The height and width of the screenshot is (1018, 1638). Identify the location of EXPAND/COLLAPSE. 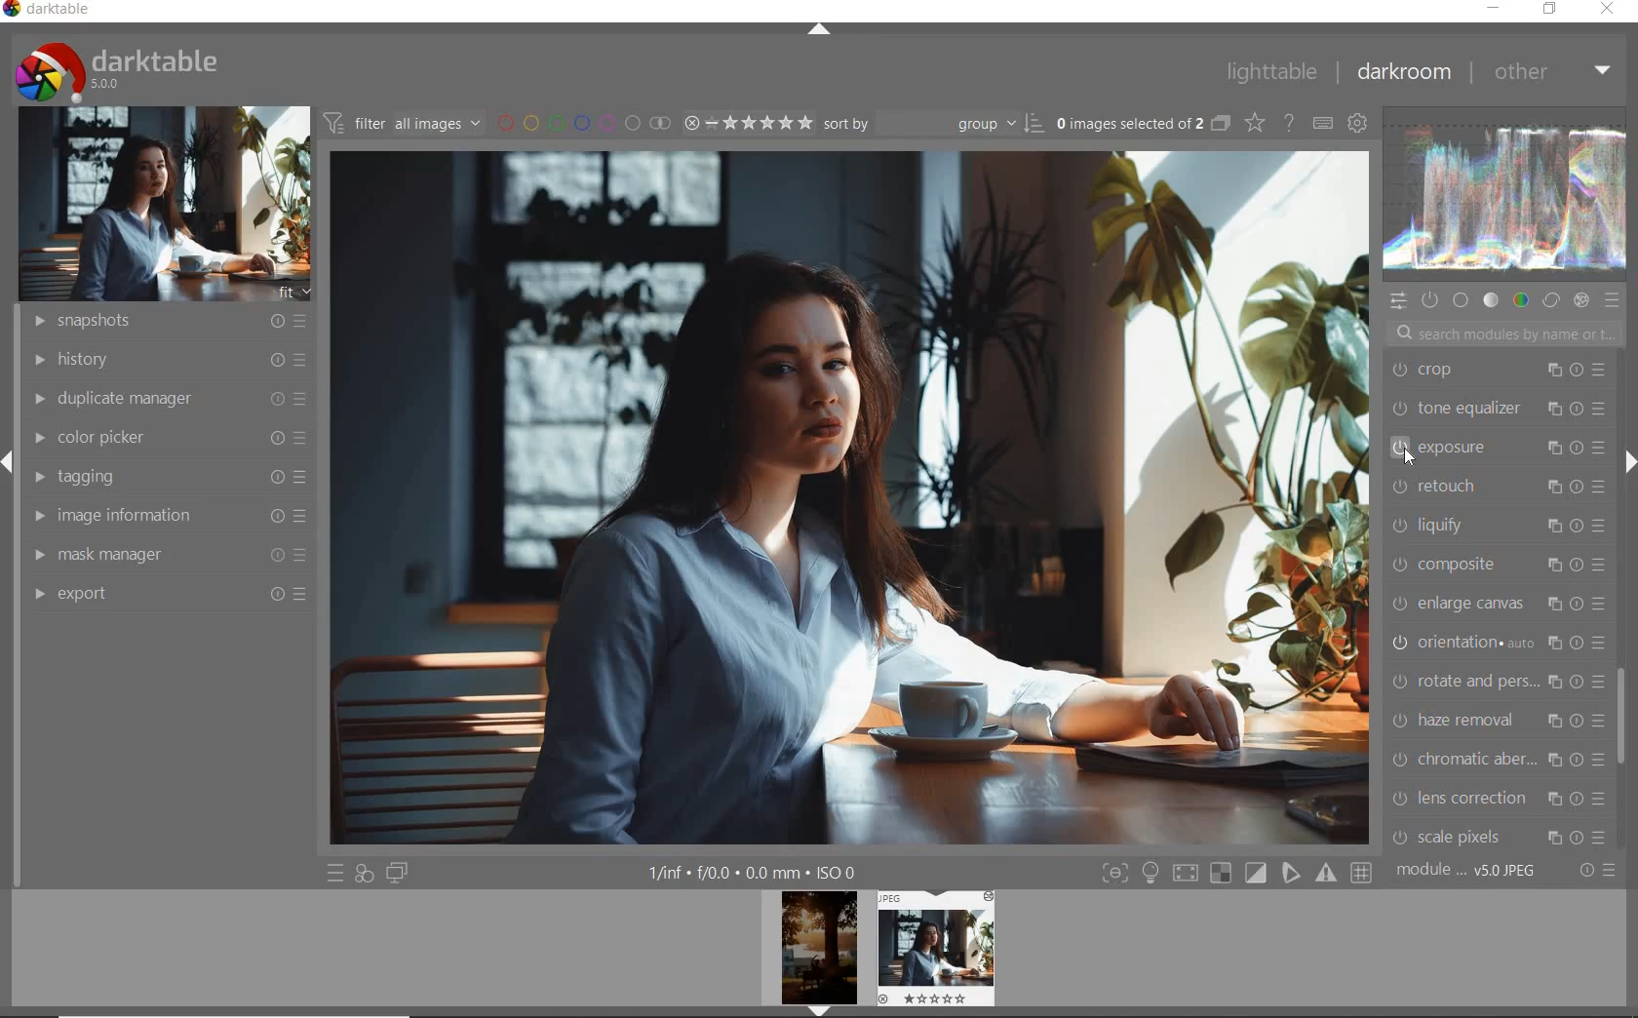
(820, 30).